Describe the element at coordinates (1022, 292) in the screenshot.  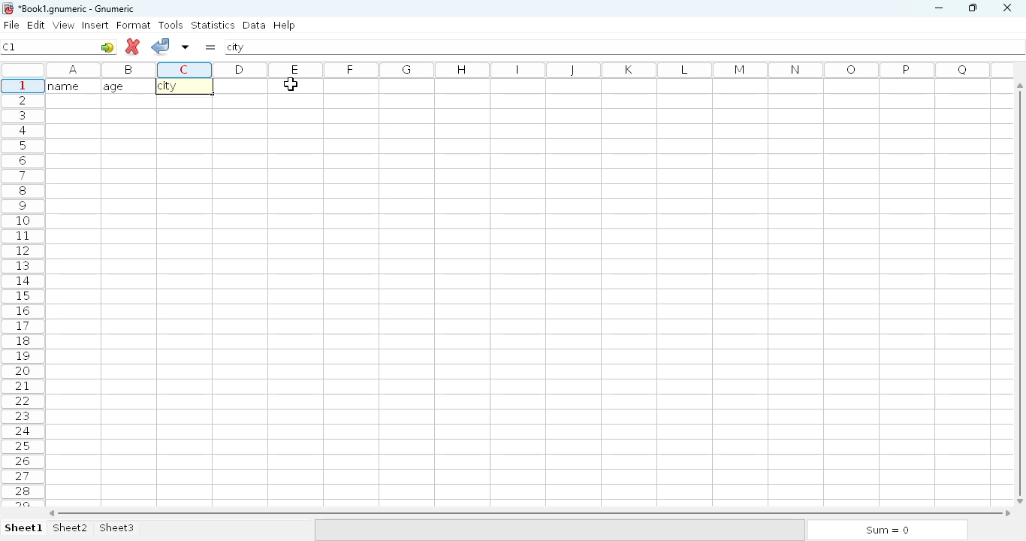
I see `vertical scroll bar` at that location.